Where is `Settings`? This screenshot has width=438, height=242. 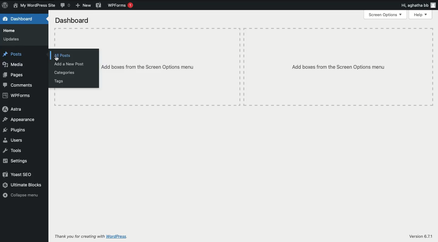 Settings is located at coordinates (16, 161).